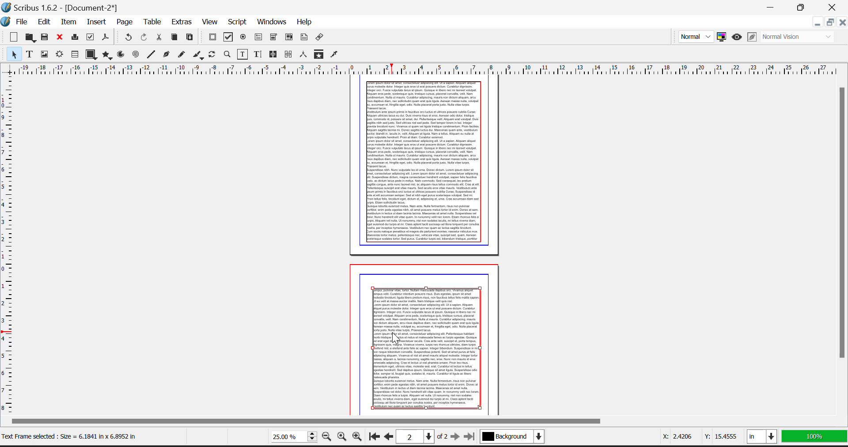  I want to click on Spiral, so click(136, 55).